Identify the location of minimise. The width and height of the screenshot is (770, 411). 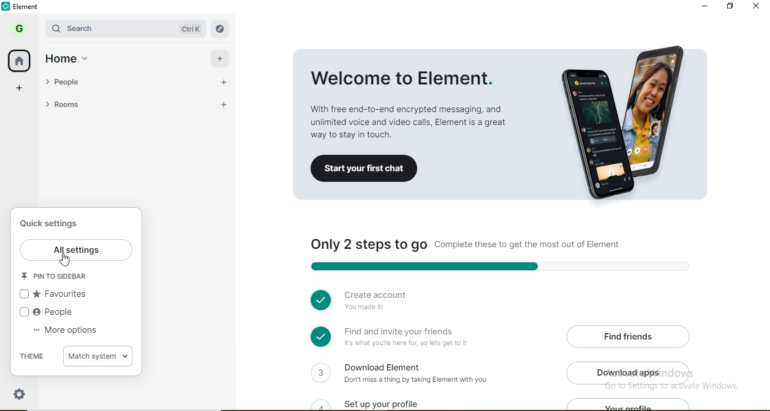
(704, 6).